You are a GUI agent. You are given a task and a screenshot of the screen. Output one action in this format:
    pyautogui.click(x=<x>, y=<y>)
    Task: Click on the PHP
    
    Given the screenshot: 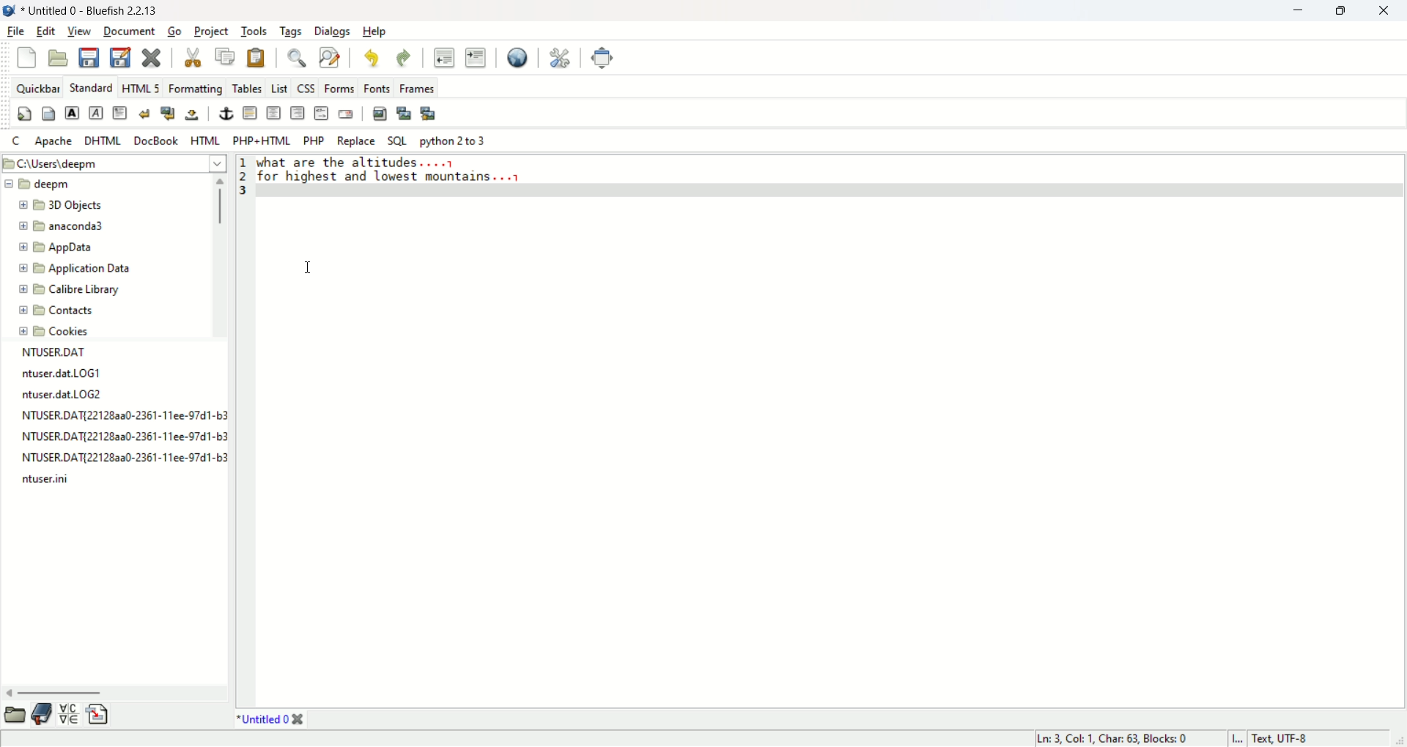 What is the action you would take?
    pyautogui.click(x=314, y=141)
    